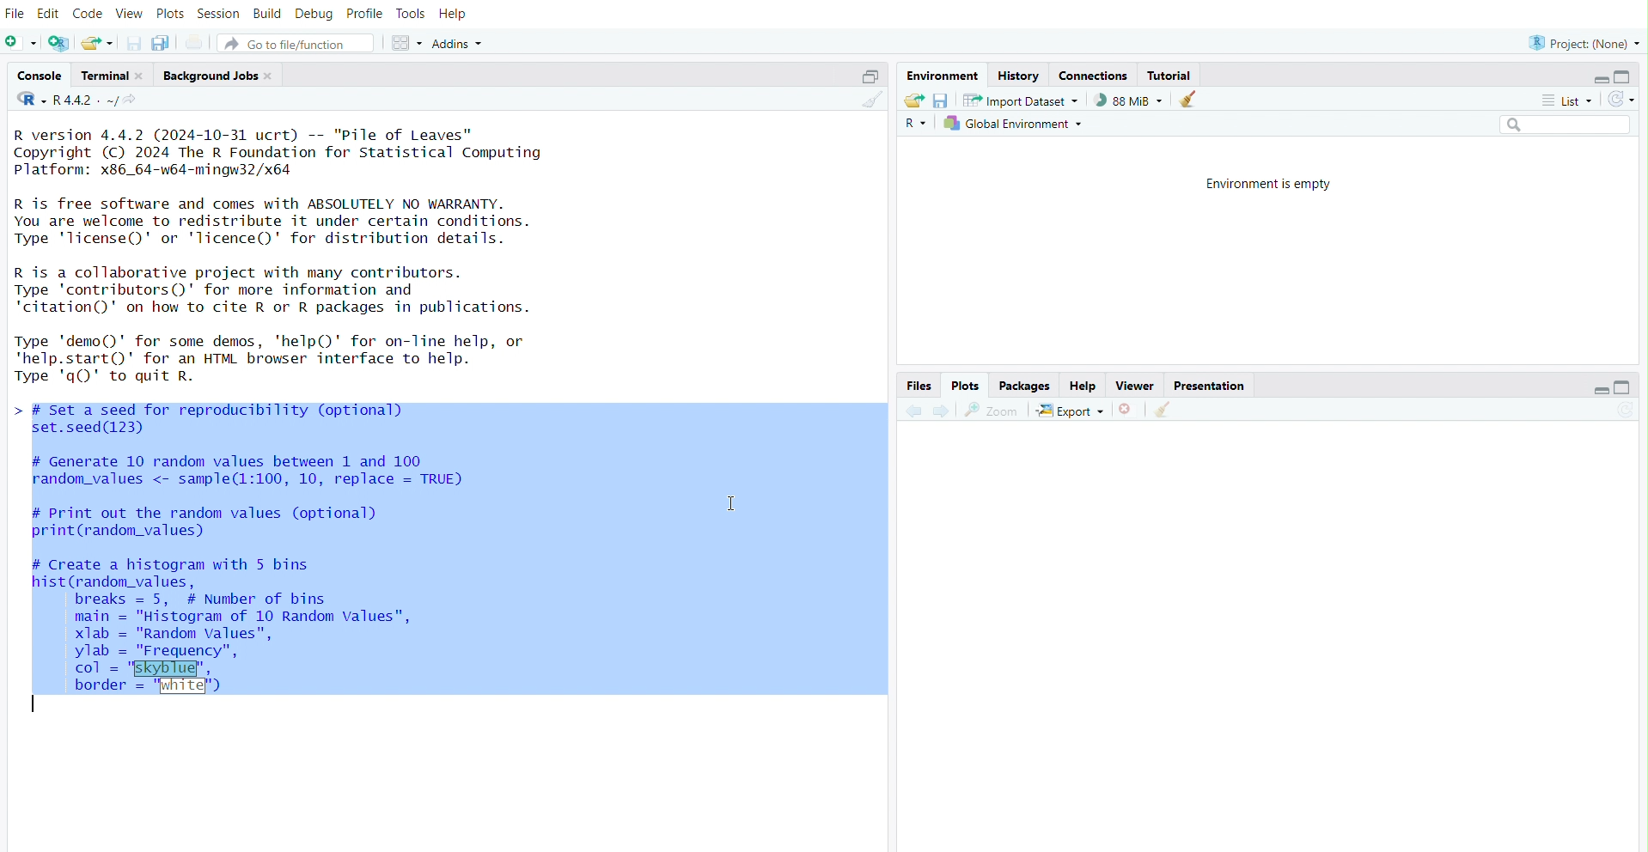  What do you see at coordinates (407, 40) in the screenshot?
I see `workspace panes` at bounding box center [407, 40].